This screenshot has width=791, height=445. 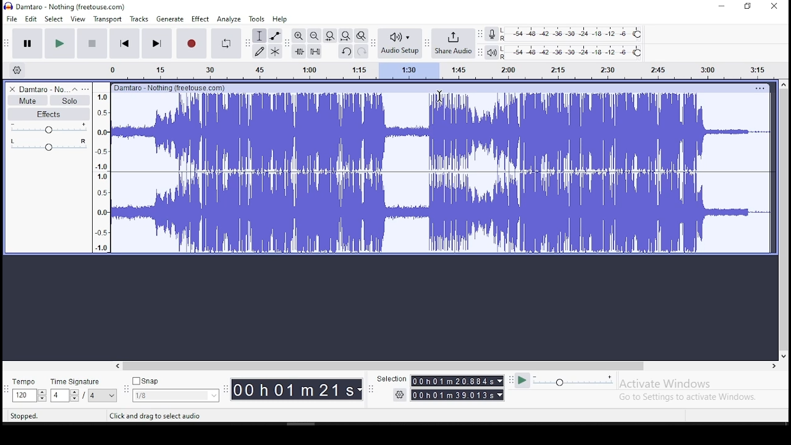 What do you see at coordinates (783, 354) in the screenshot?
I see `down` at bounding box center [783, 354].